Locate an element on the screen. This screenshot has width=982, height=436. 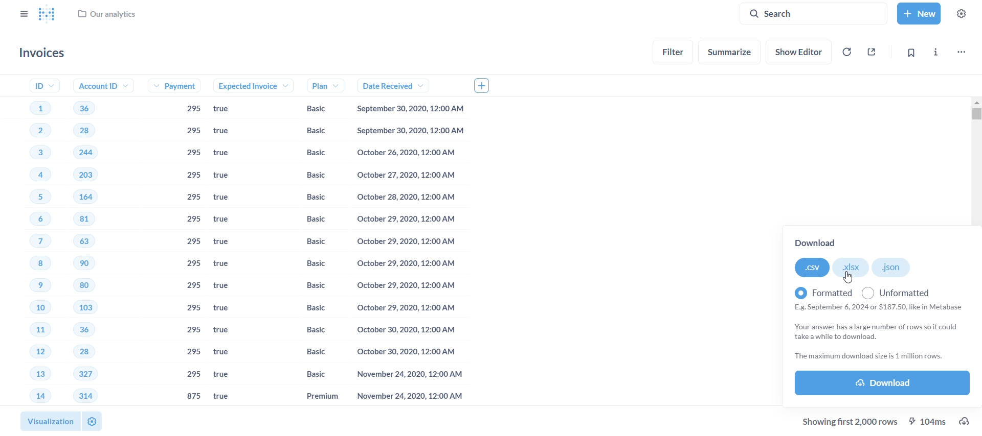
36 is located at coordinates (79, 329).